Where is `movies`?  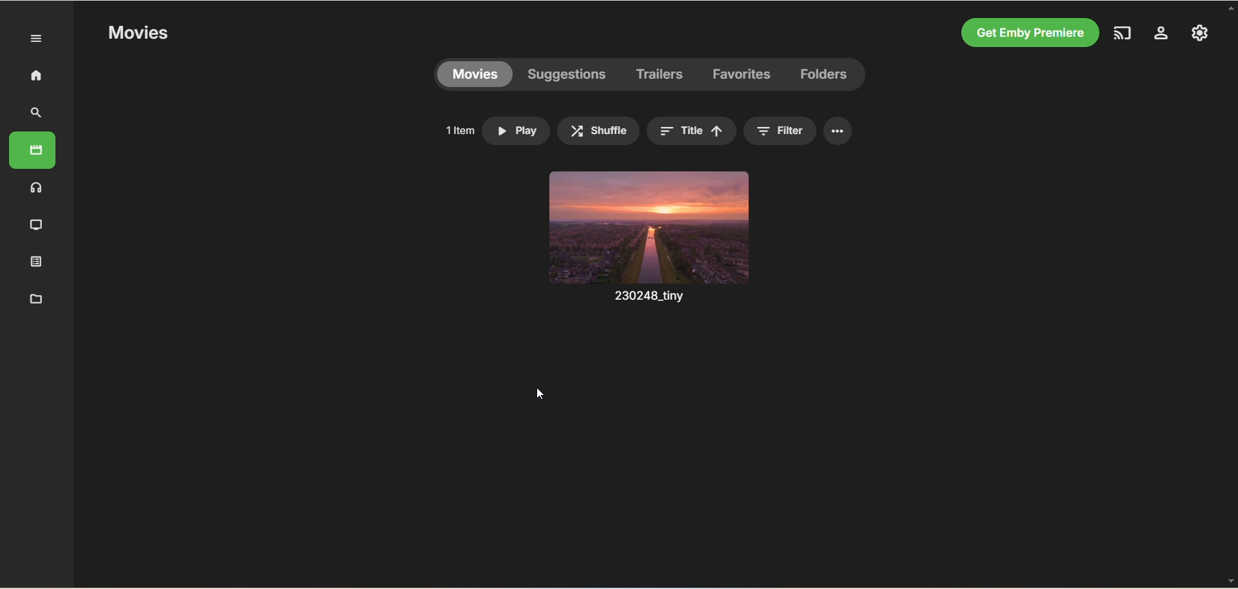
movies is located at coordinates (136, 35).